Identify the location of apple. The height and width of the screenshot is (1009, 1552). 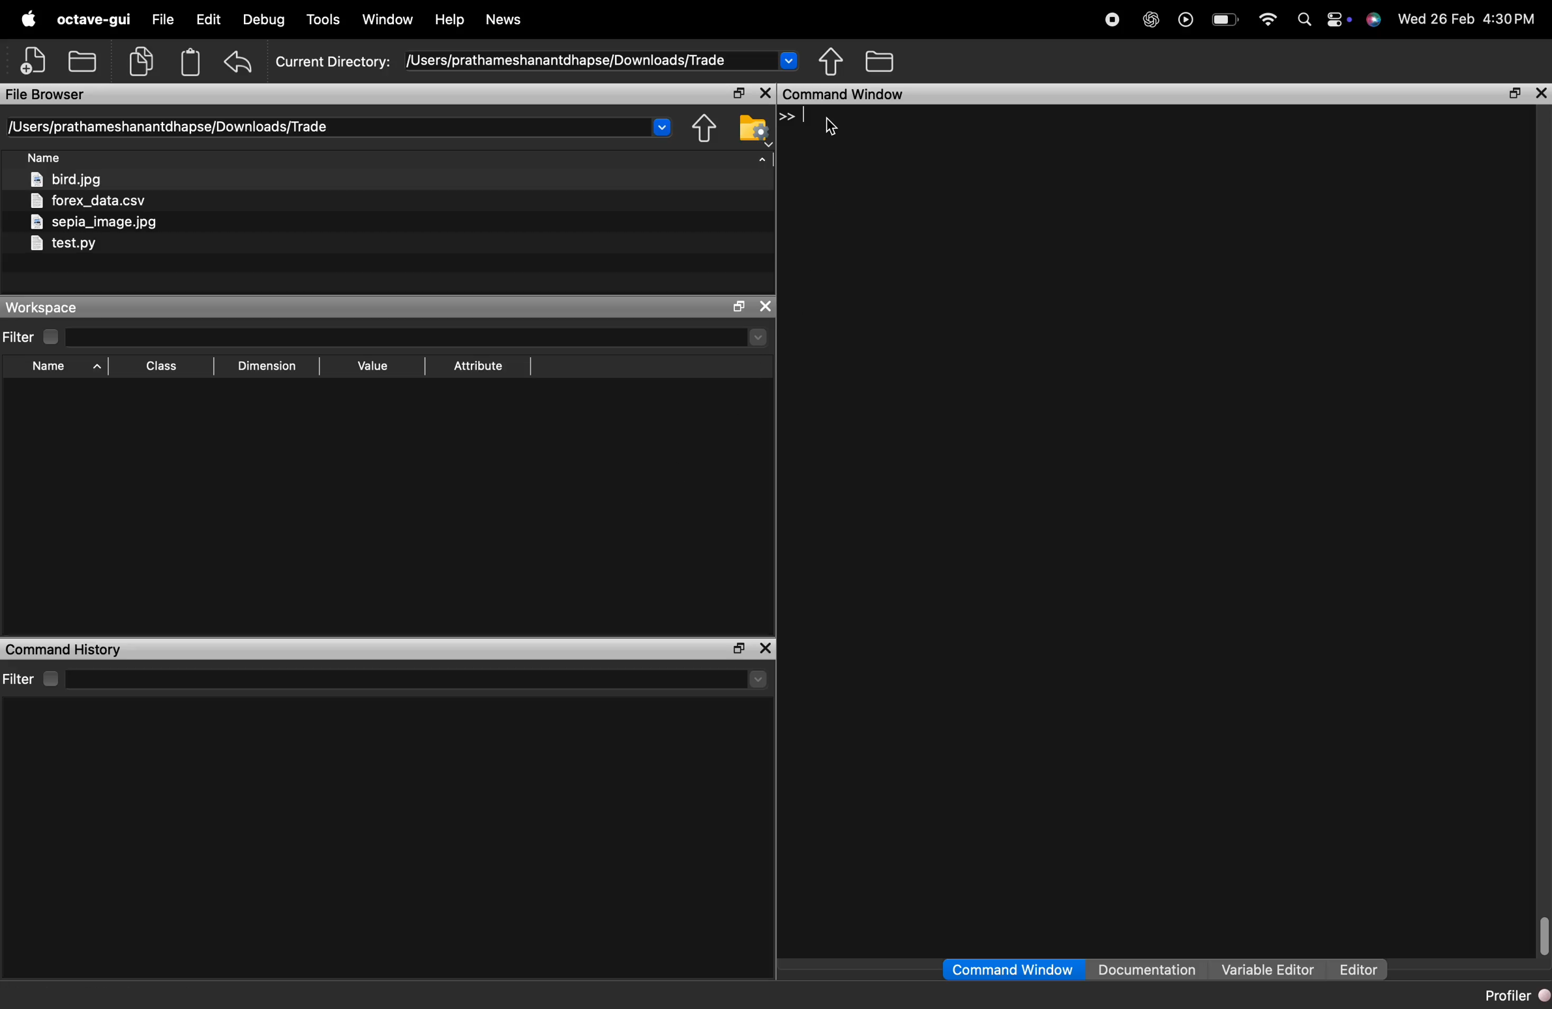
(27, 18).